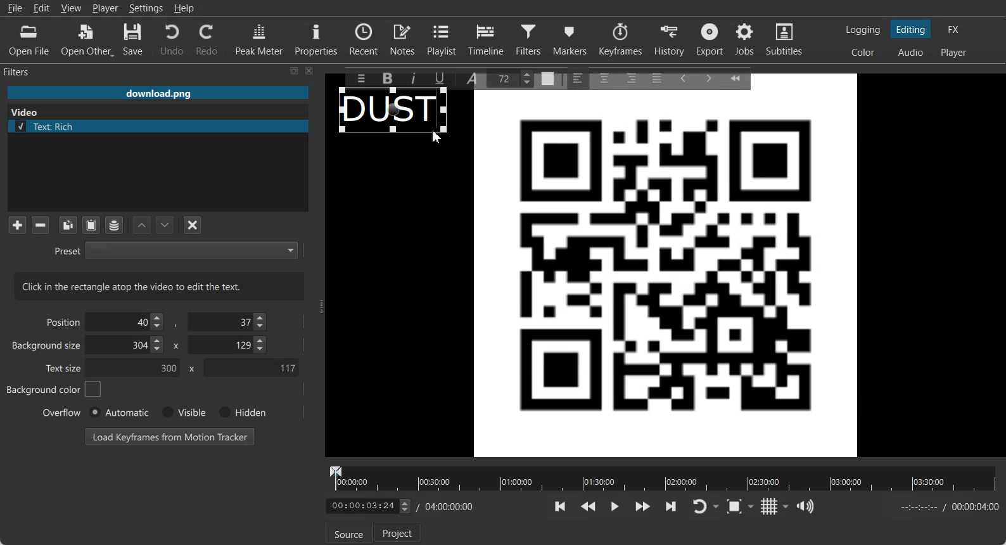 The height and width of the screenshot is (545, 1006). What do you see at coordinates (561, 506) in the screenshot?
I see `Skip to the previous point` at bounding box center [561, 506].